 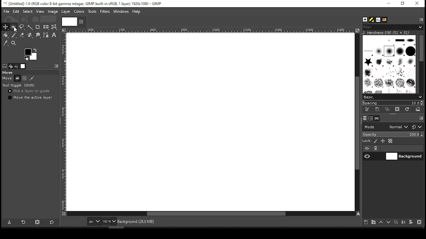 What do you see at coordinates (398, 110) in the screenshot?
I see `delete brush` at bounding box center [398, 110].